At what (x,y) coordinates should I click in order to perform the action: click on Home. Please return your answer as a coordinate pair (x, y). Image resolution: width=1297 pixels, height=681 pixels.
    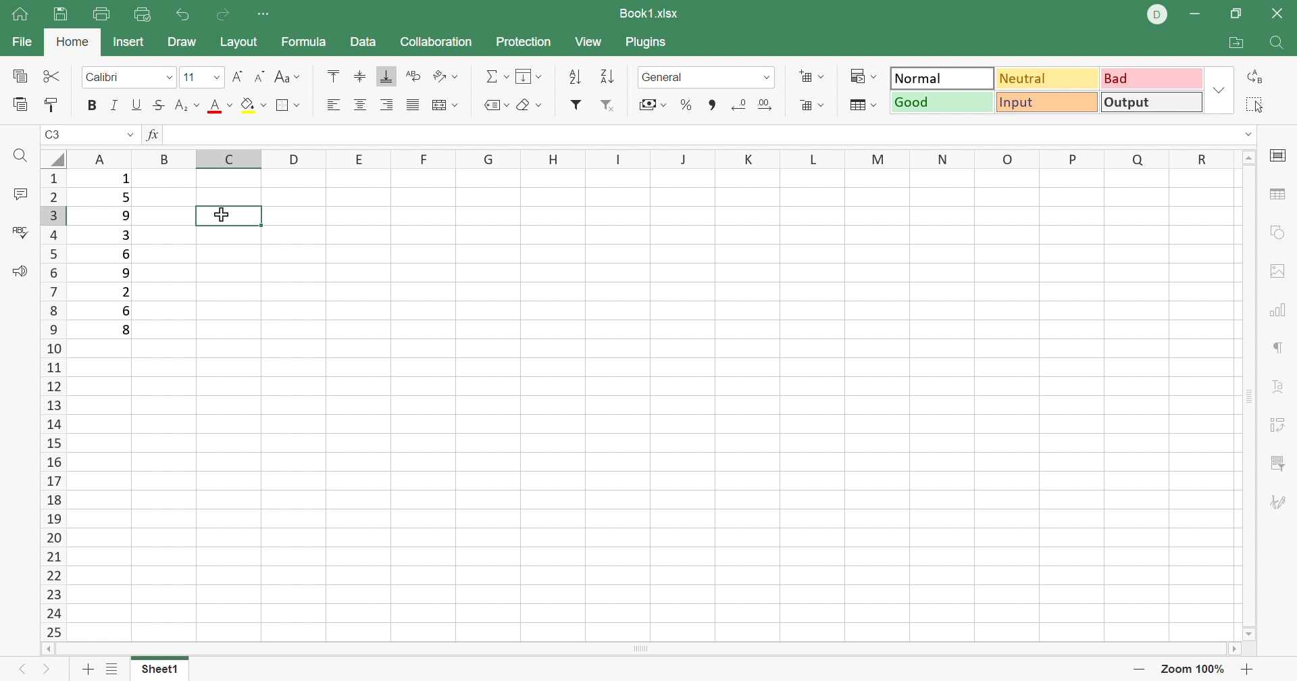
    Looking at the image, I should click on (20, 18).